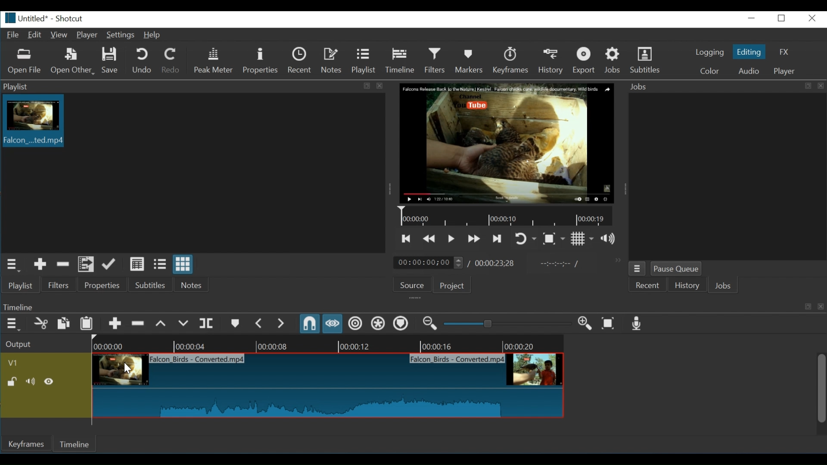  What do you see at coordinates (154, 284) in the screenshot?
I see `Subtitles` at bounding box center [154, 284].